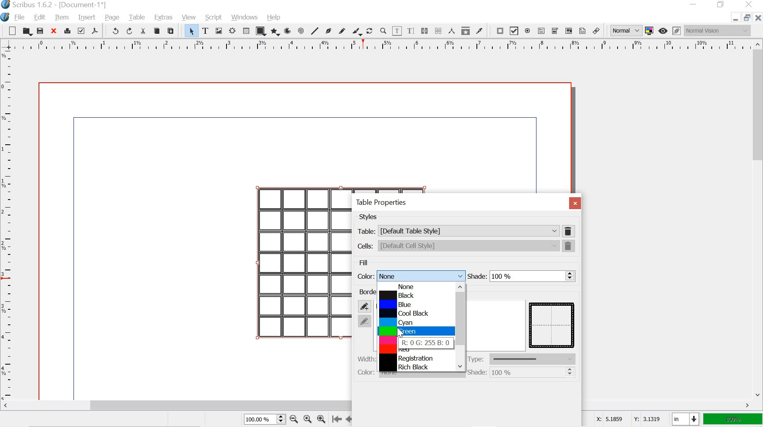 The height and width of the screenshot is (427, 763). I want to click on close, so click(575, 204).